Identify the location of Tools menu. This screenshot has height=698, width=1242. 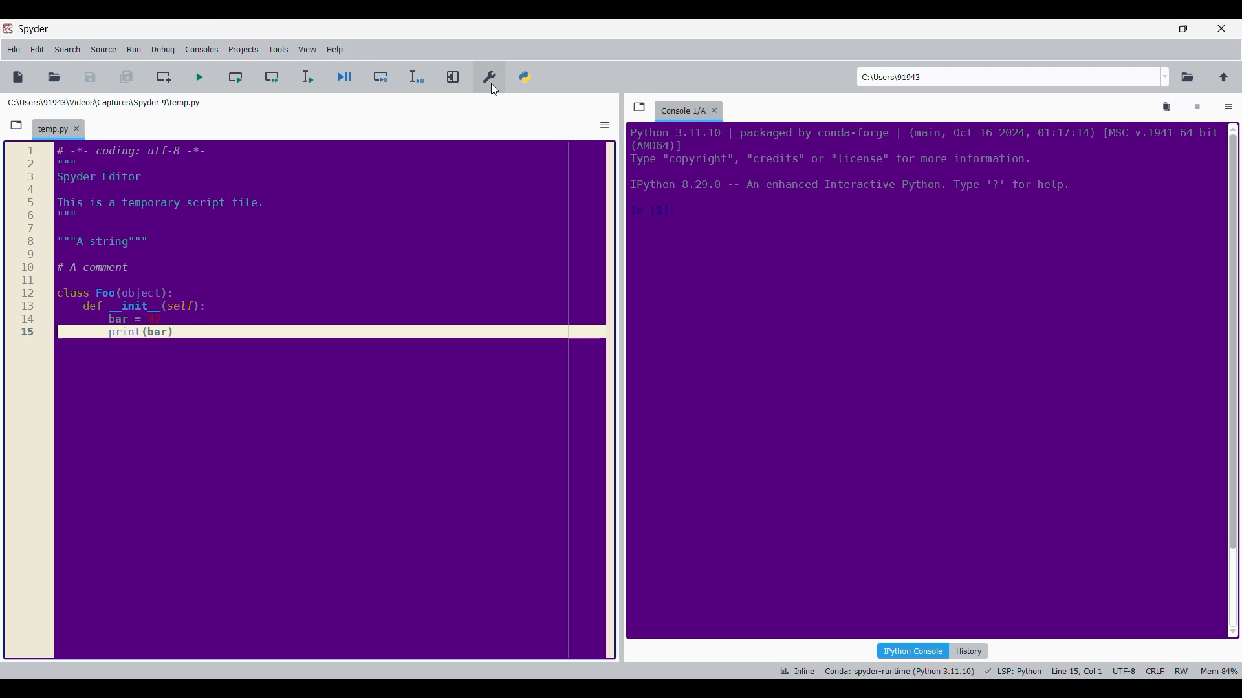
(279, 49).